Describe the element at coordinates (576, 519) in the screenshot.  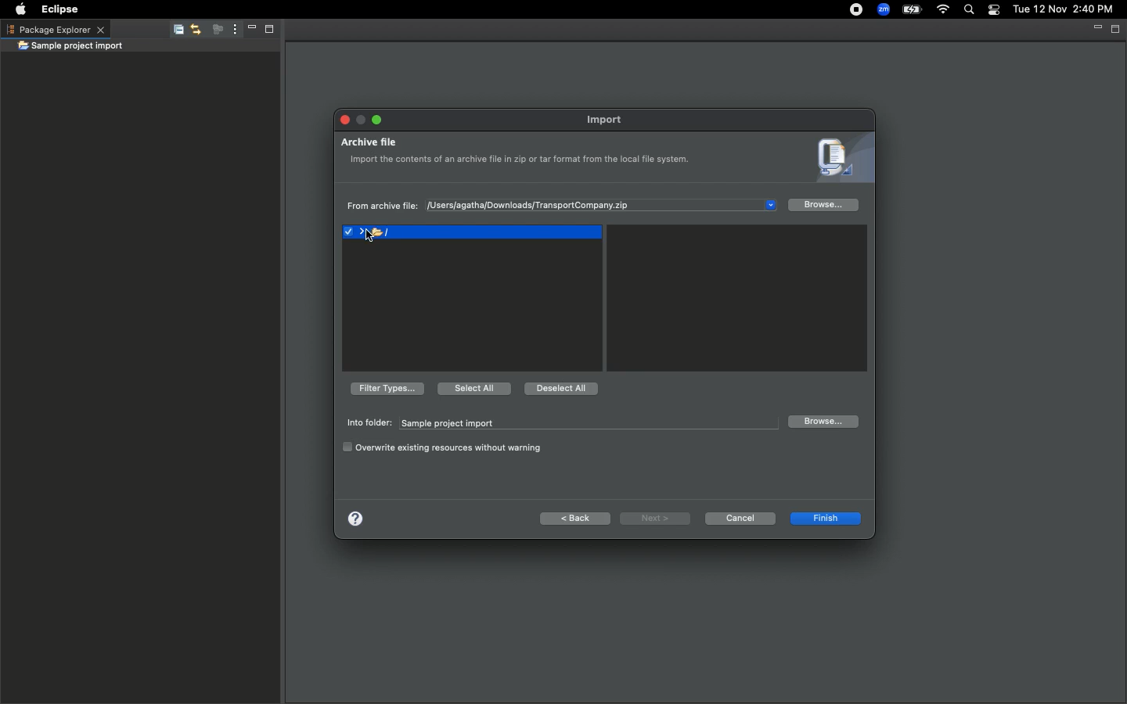
I see `Back` at that location.